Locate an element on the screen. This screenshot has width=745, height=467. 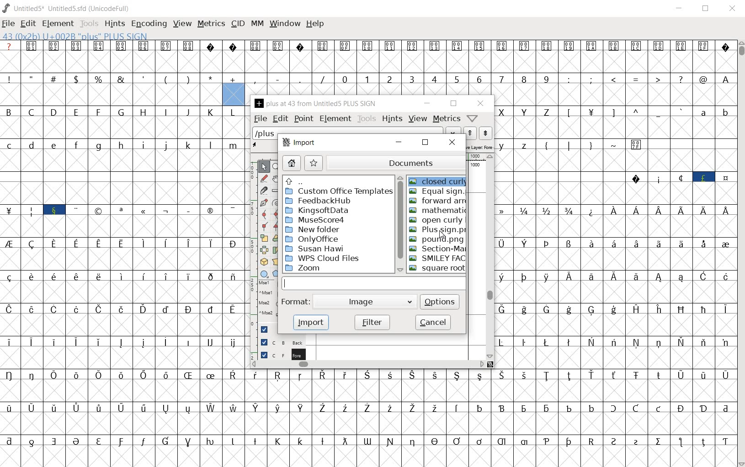
file is located at coordinates (260, 119).